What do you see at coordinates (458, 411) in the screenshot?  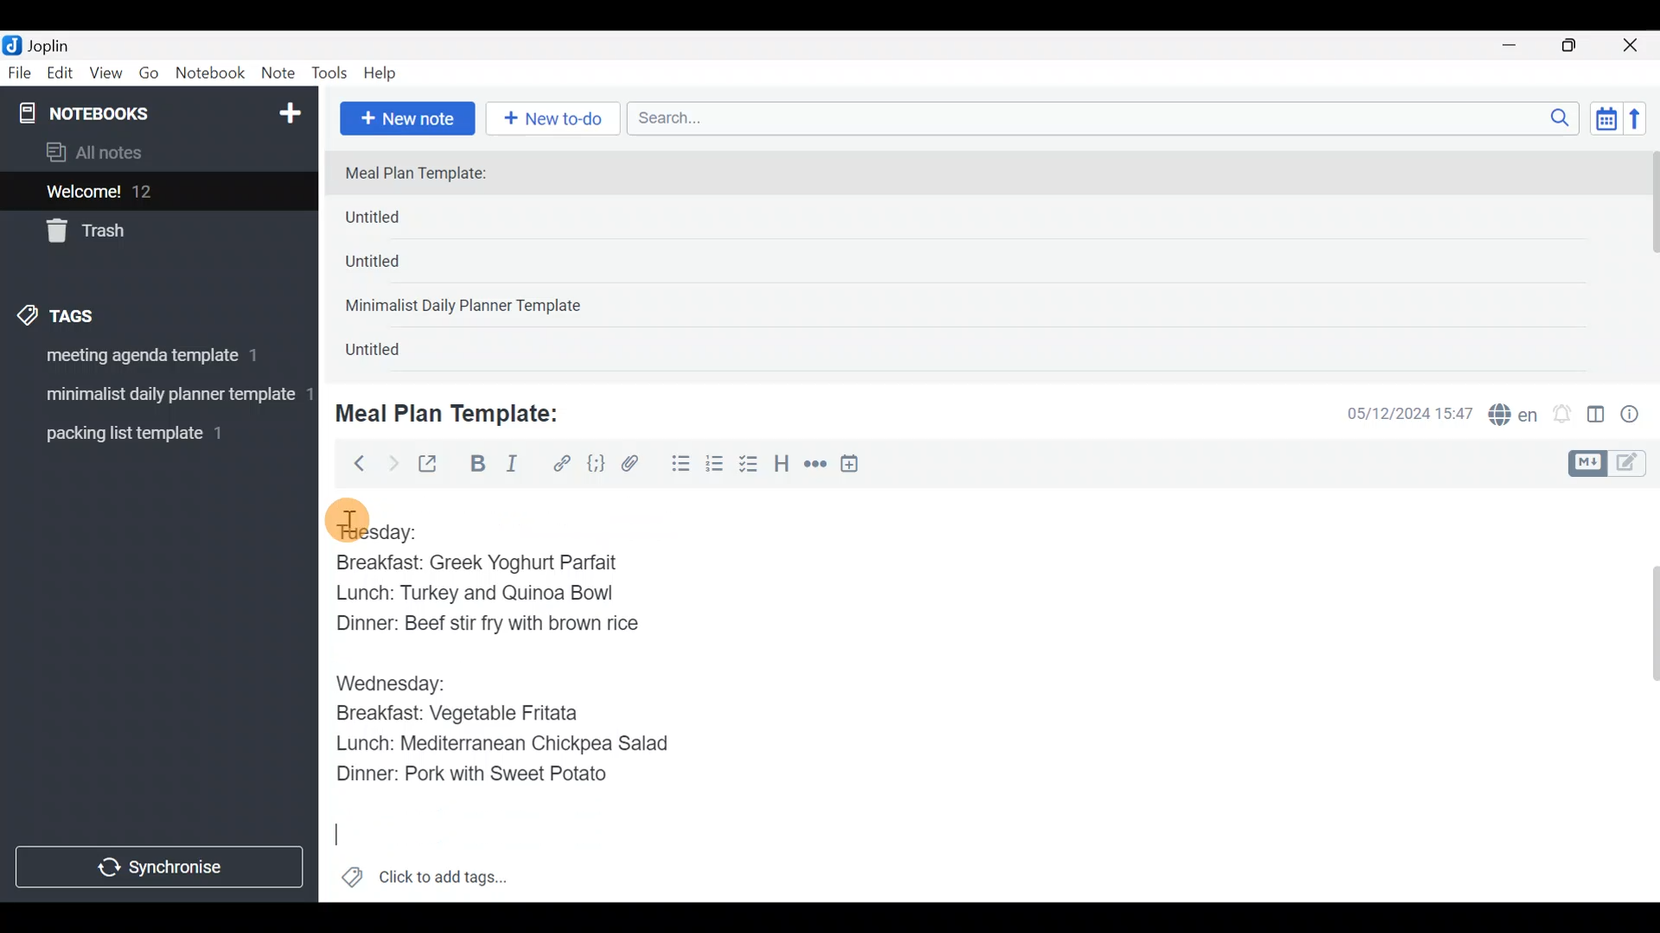 I see `Meal Plan Template:` at bounding box center [458, 411].